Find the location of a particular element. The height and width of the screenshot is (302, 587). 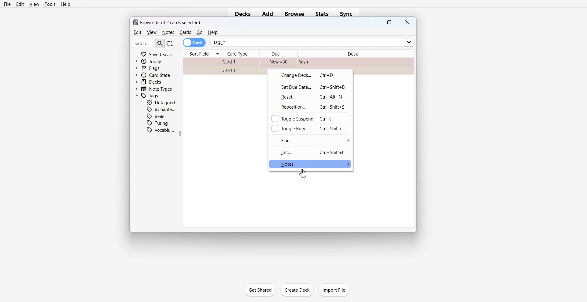

Help is located at coordinates (66, 5).